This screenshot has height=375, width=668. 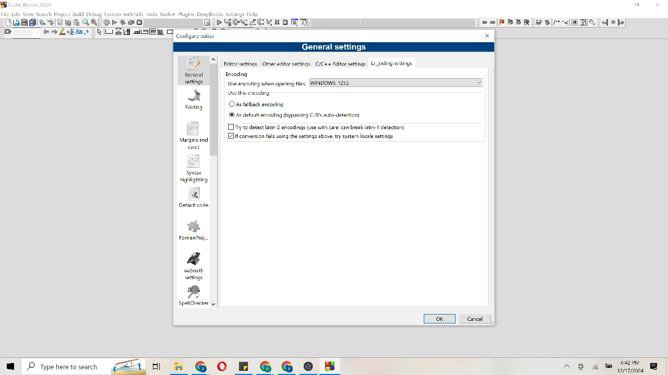 What do you see at coordinates (340, 64) in the screenshot?
I see `c/c ++ Editor settings` at bounding box center [340, 64].